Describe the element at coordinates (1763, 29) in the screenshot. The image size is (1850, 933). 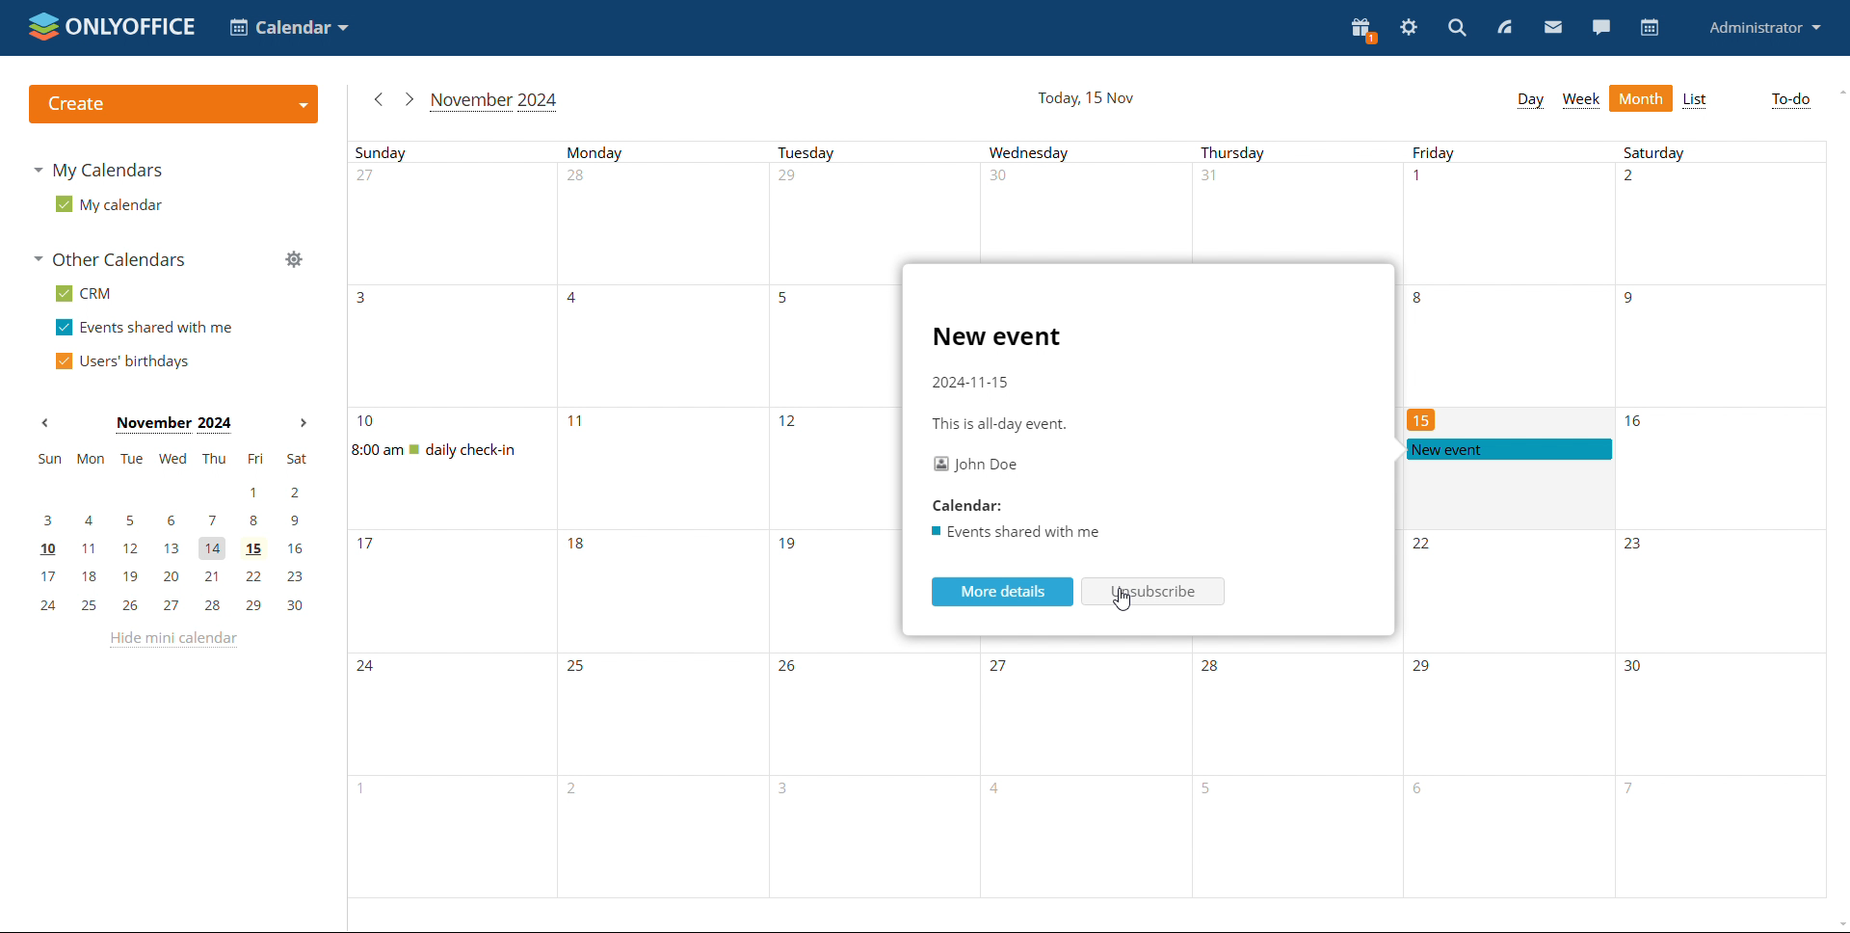
I see `profile` at that location.